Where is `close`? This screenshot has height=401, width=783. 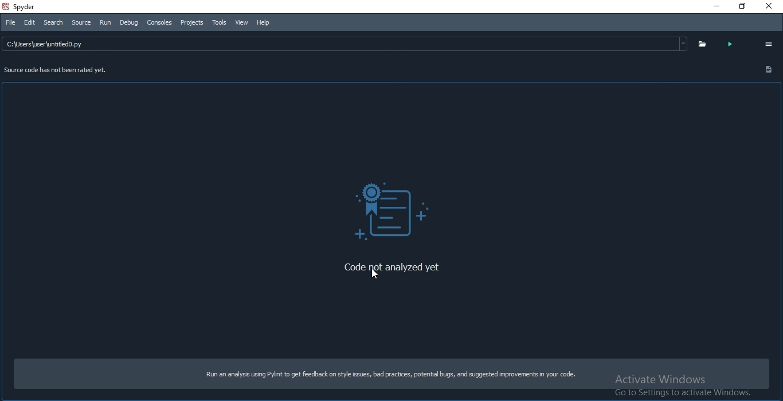 close is located at coordinates (772, 6).